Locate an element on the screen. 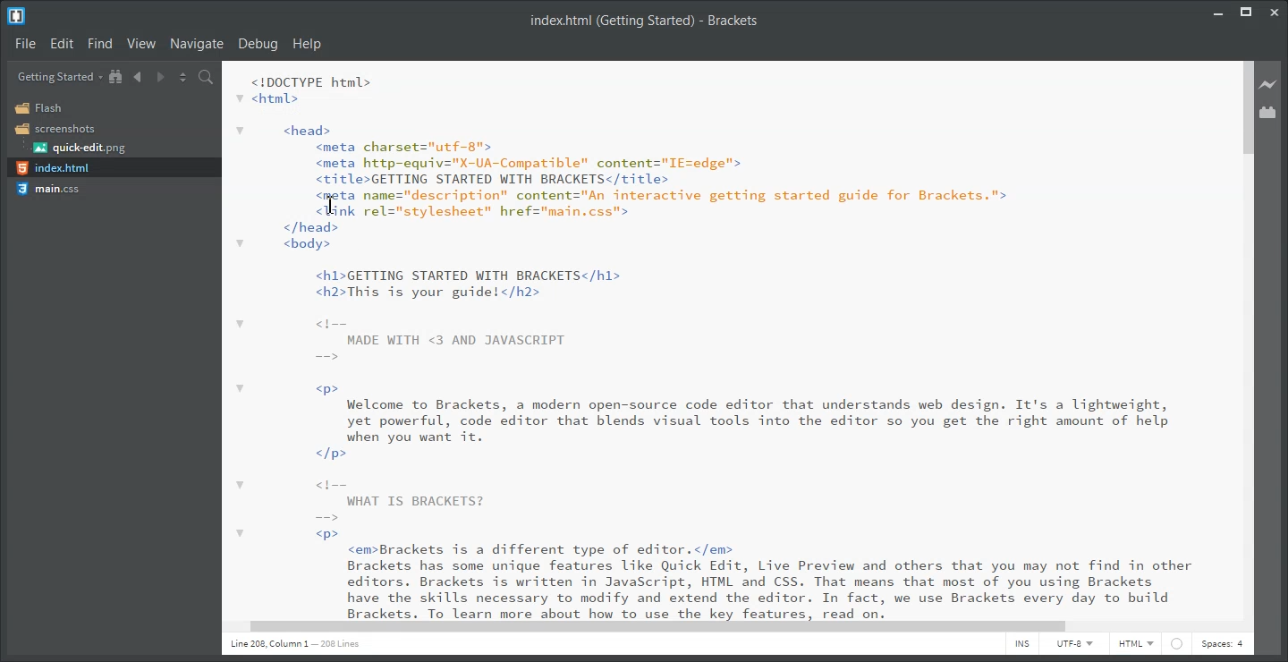 The height and width of the screenshot is (662, 1288). Help is located at coordinates (309, 44).